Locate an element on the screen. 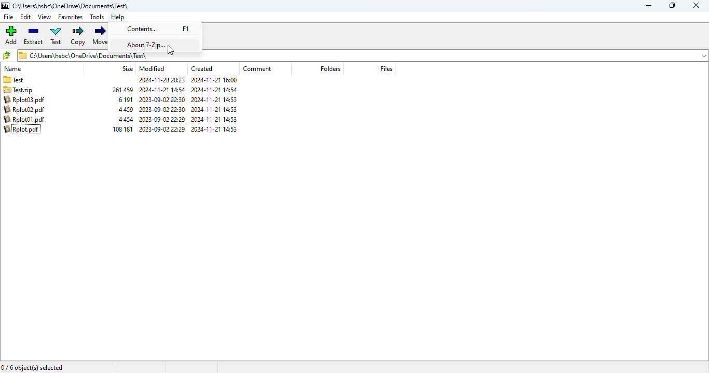 The image size is (709, 373). move is located at coordinates (101, 35).